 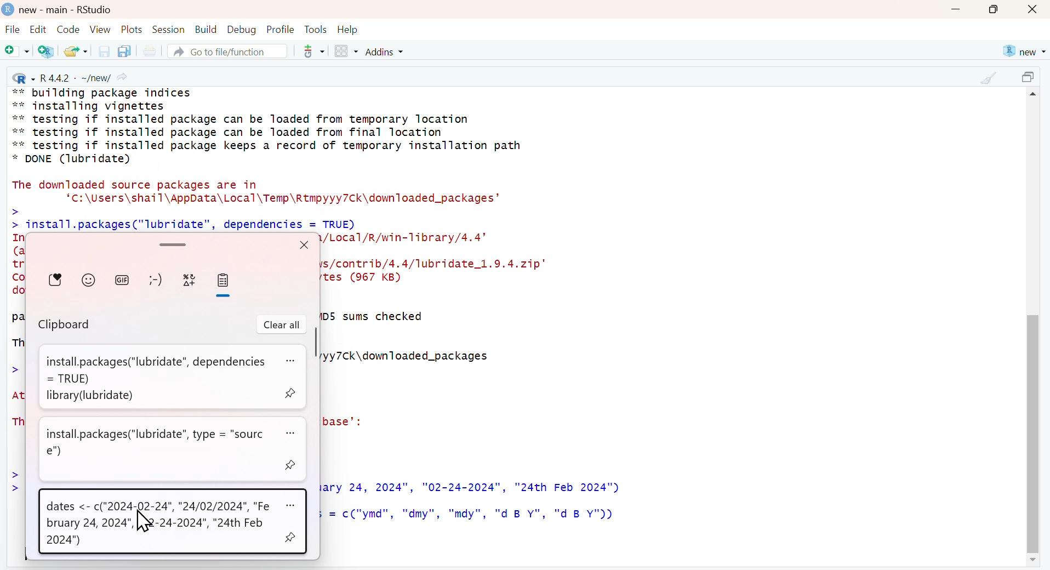 What do you see at coordinates (315, 343) in the screenshot?
I see `scroll bar` at bounding box center [315, 343].